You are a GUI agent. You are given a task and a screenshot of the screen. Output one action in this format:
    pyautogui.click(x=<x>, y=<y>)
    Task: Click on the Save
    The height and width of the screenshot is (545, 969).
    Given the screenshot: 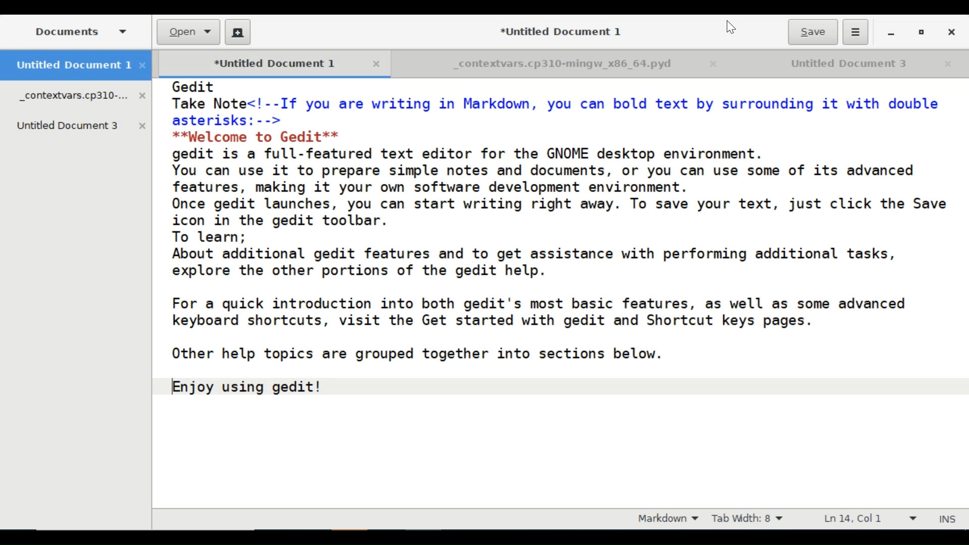 What is the action you would take?
    pyautogui.click(x=812, y=32)
    